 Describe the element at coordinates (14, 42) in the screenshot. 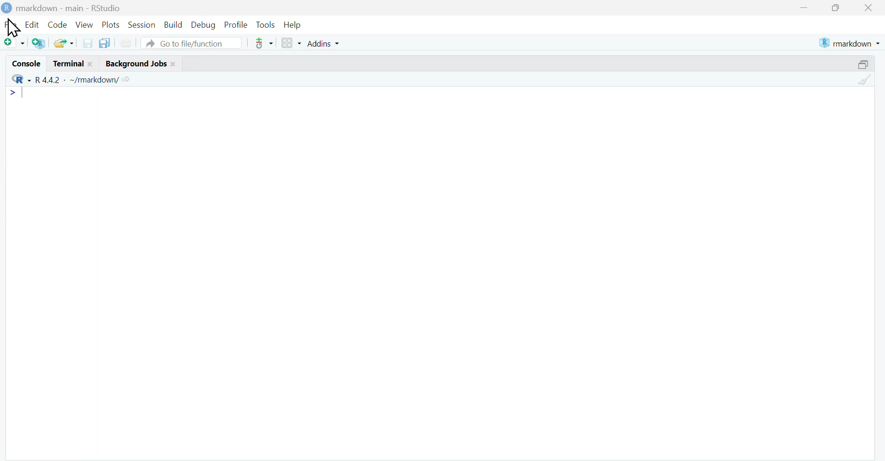

I see `New file` at that location.